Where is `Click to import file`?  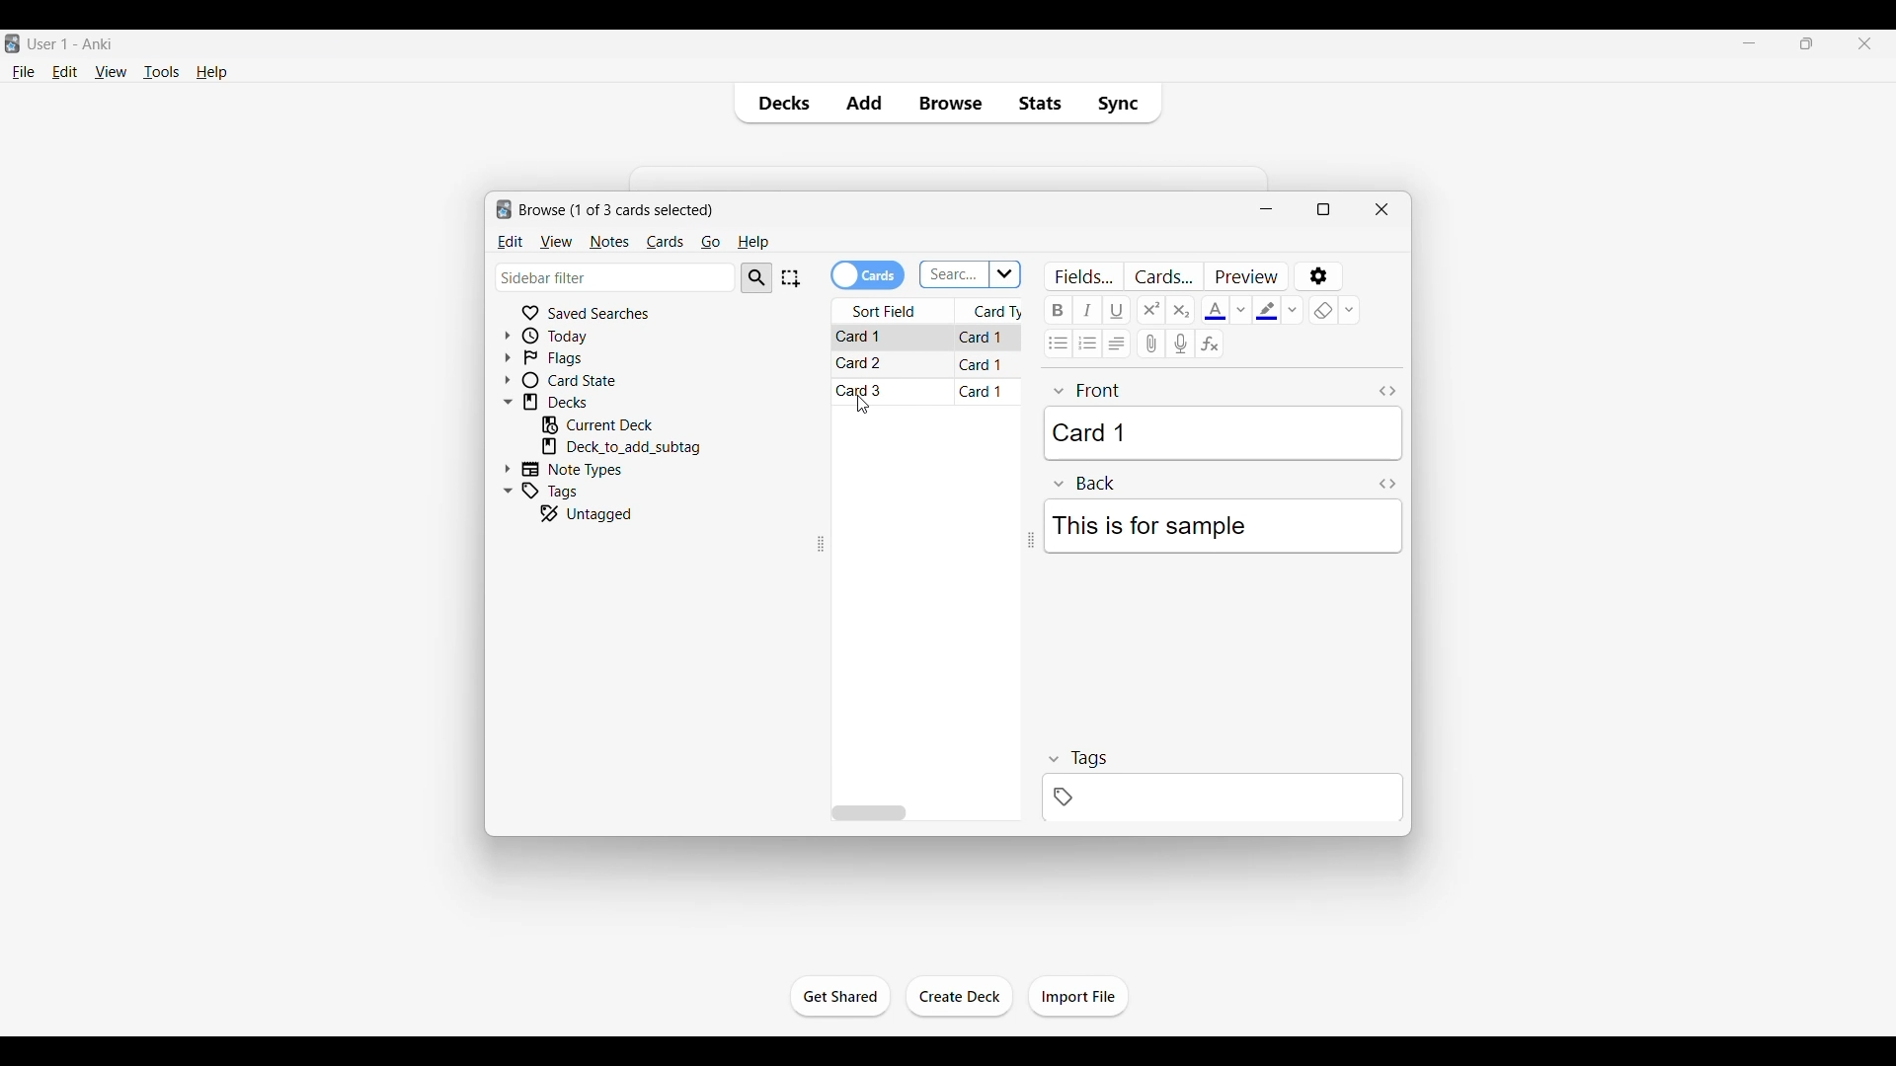
Click to import file is located at coordinates (1079, 997).